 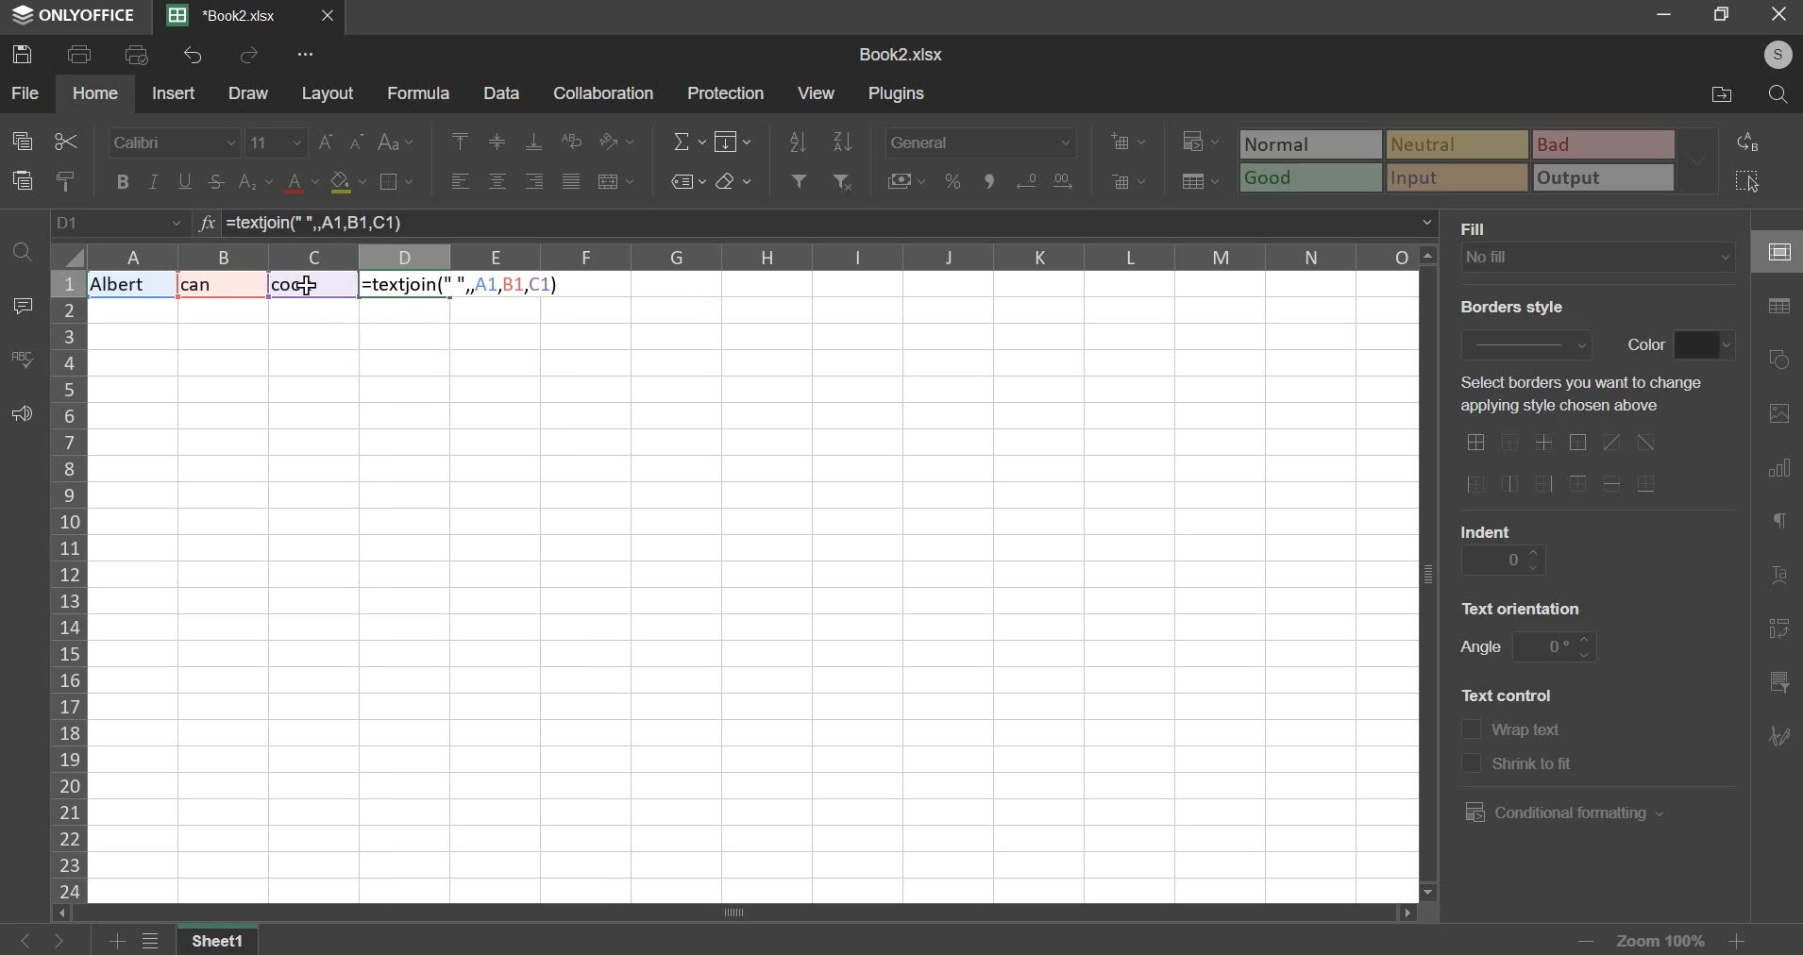 What do you see at coordinates (1480, 227) in the screenshot?
I see `text` at bounding box center [1480, 227].